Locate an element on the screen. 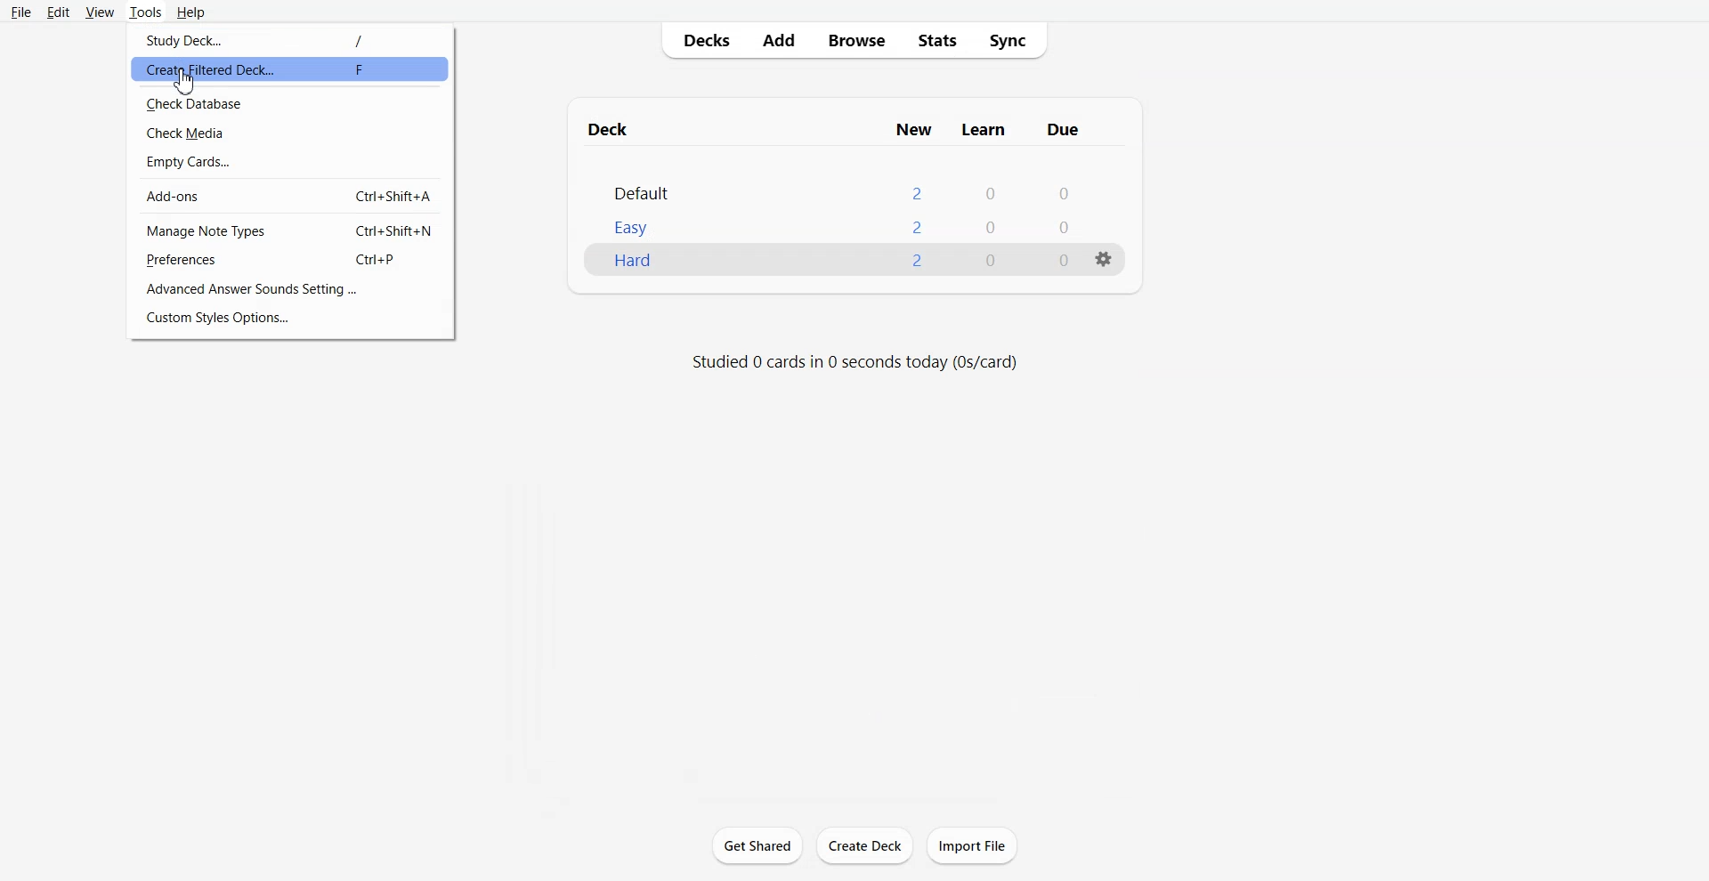 The height and width of the screenshot is (881, 1709). studied 0 cards in 0 seconds today (0s/card) is located at coordinates (868, 358).